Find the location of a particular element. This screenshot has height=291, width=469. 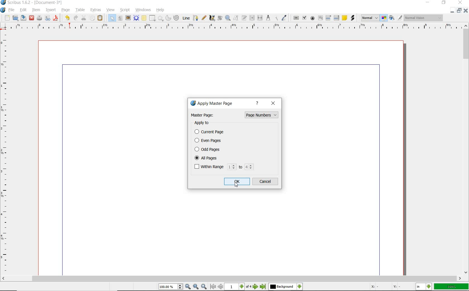

spiral is located at coordinates (176, 17).